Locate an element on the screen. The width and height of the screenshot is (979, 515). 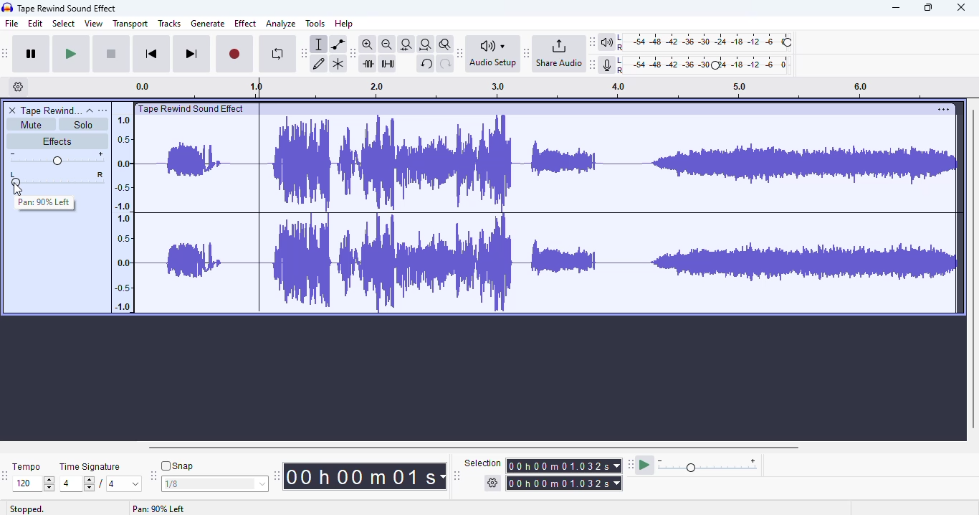
audacity snapping toolbar is located at coordinates (153, 475).